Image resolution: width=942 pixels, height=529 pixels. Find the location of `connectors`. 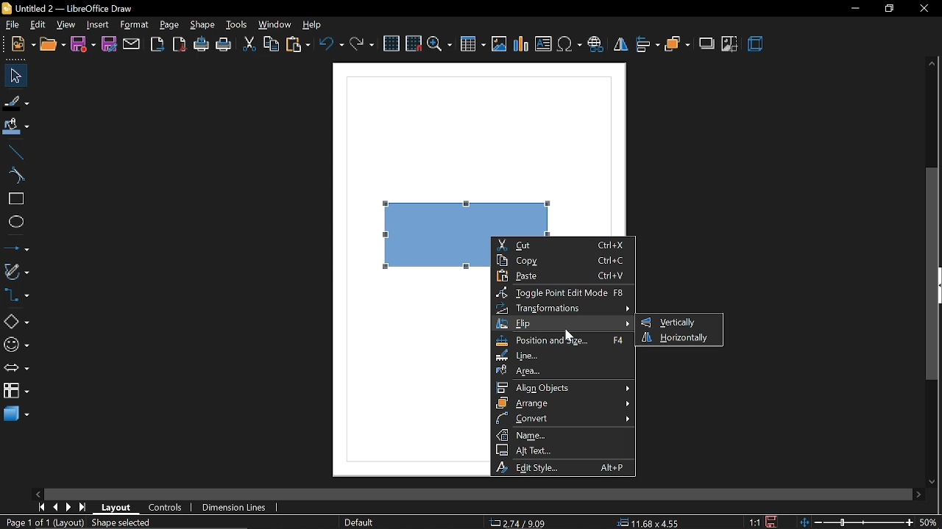

connectors is located at coordinates (16, 295).